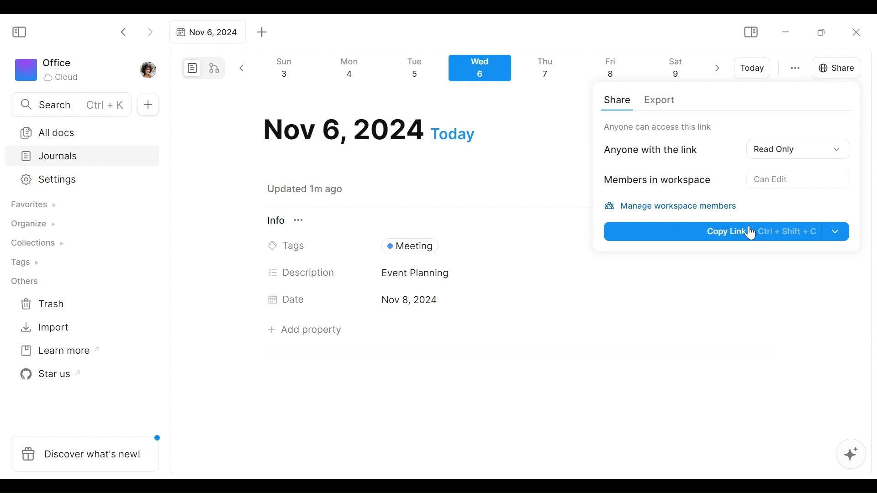 The height and width of the screenshot is (493, 877). Describe the element at coordinates (25, 281) in the screenshot. I see `Others` at that location.